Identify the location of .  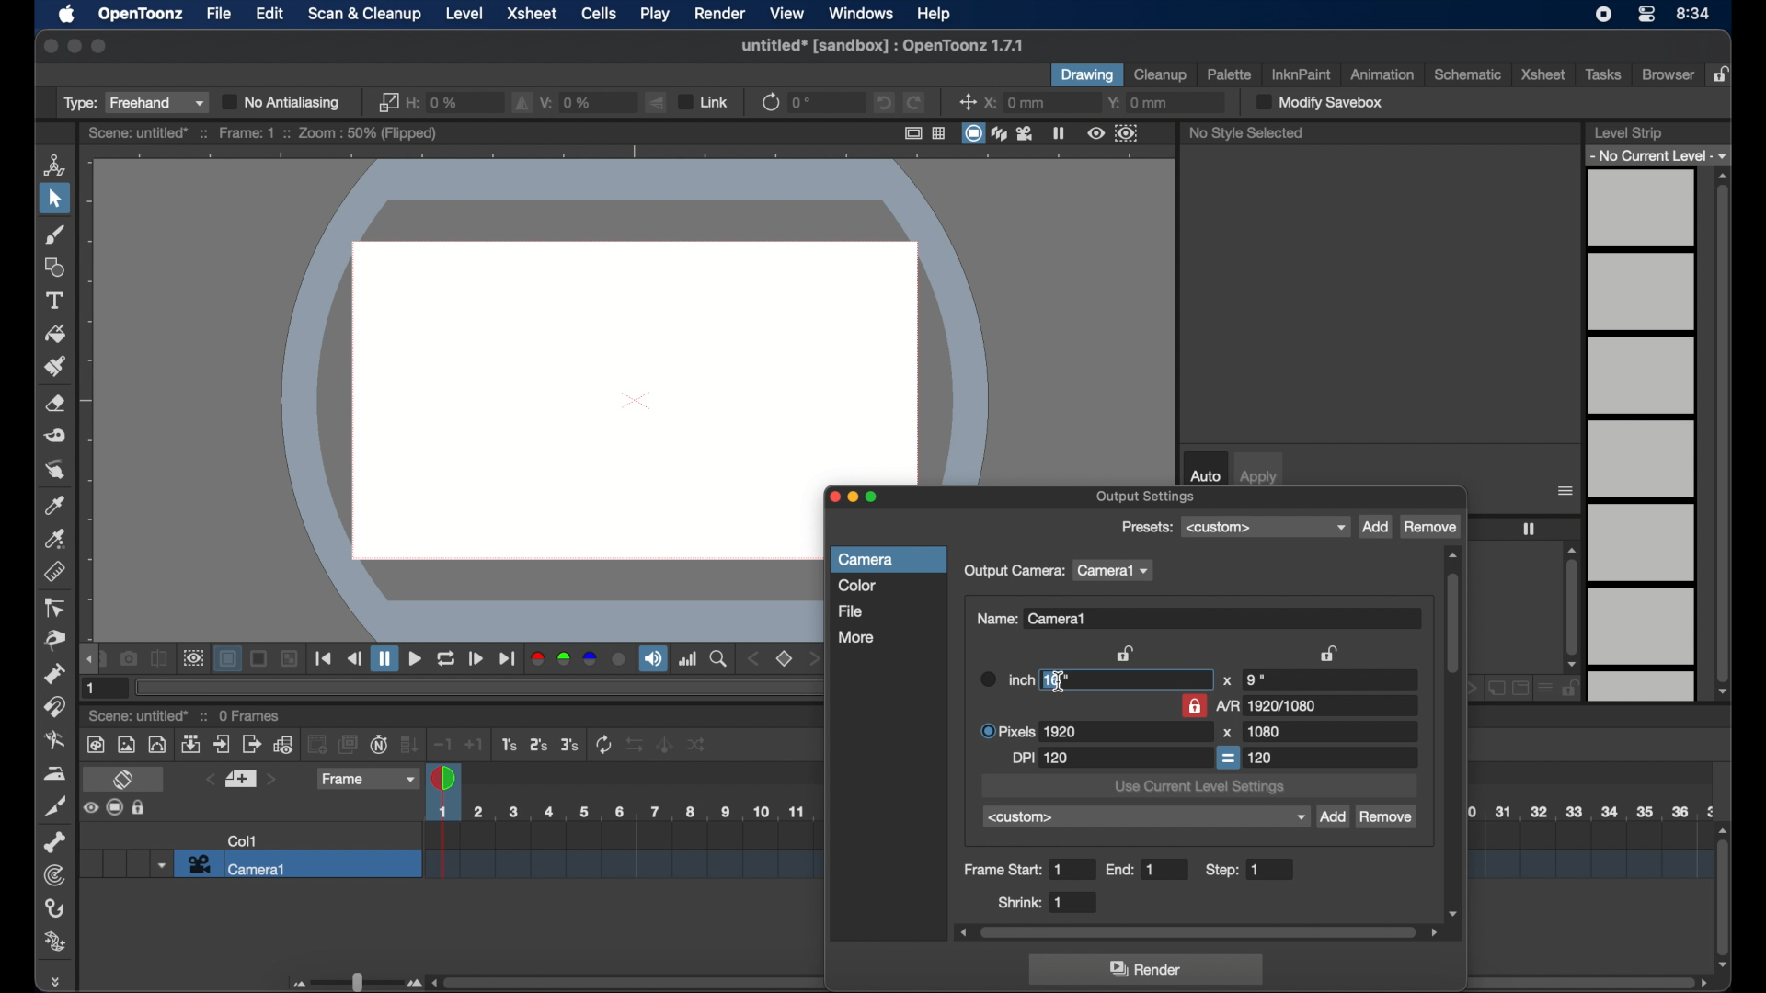
(252, 716).